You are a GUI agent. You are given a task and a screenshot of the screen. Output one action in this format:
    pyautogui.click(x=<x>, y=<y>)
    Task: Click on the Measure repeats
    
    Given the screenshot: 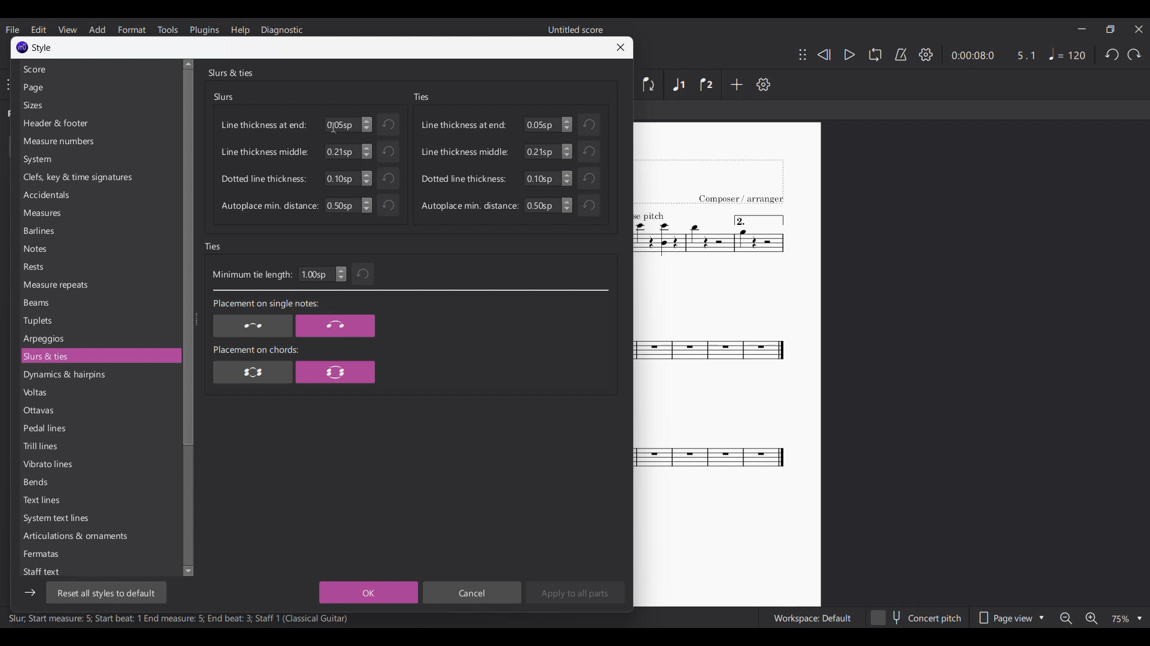 What is the action you would take?
    pyautogui.click(x=99, y=285)
    